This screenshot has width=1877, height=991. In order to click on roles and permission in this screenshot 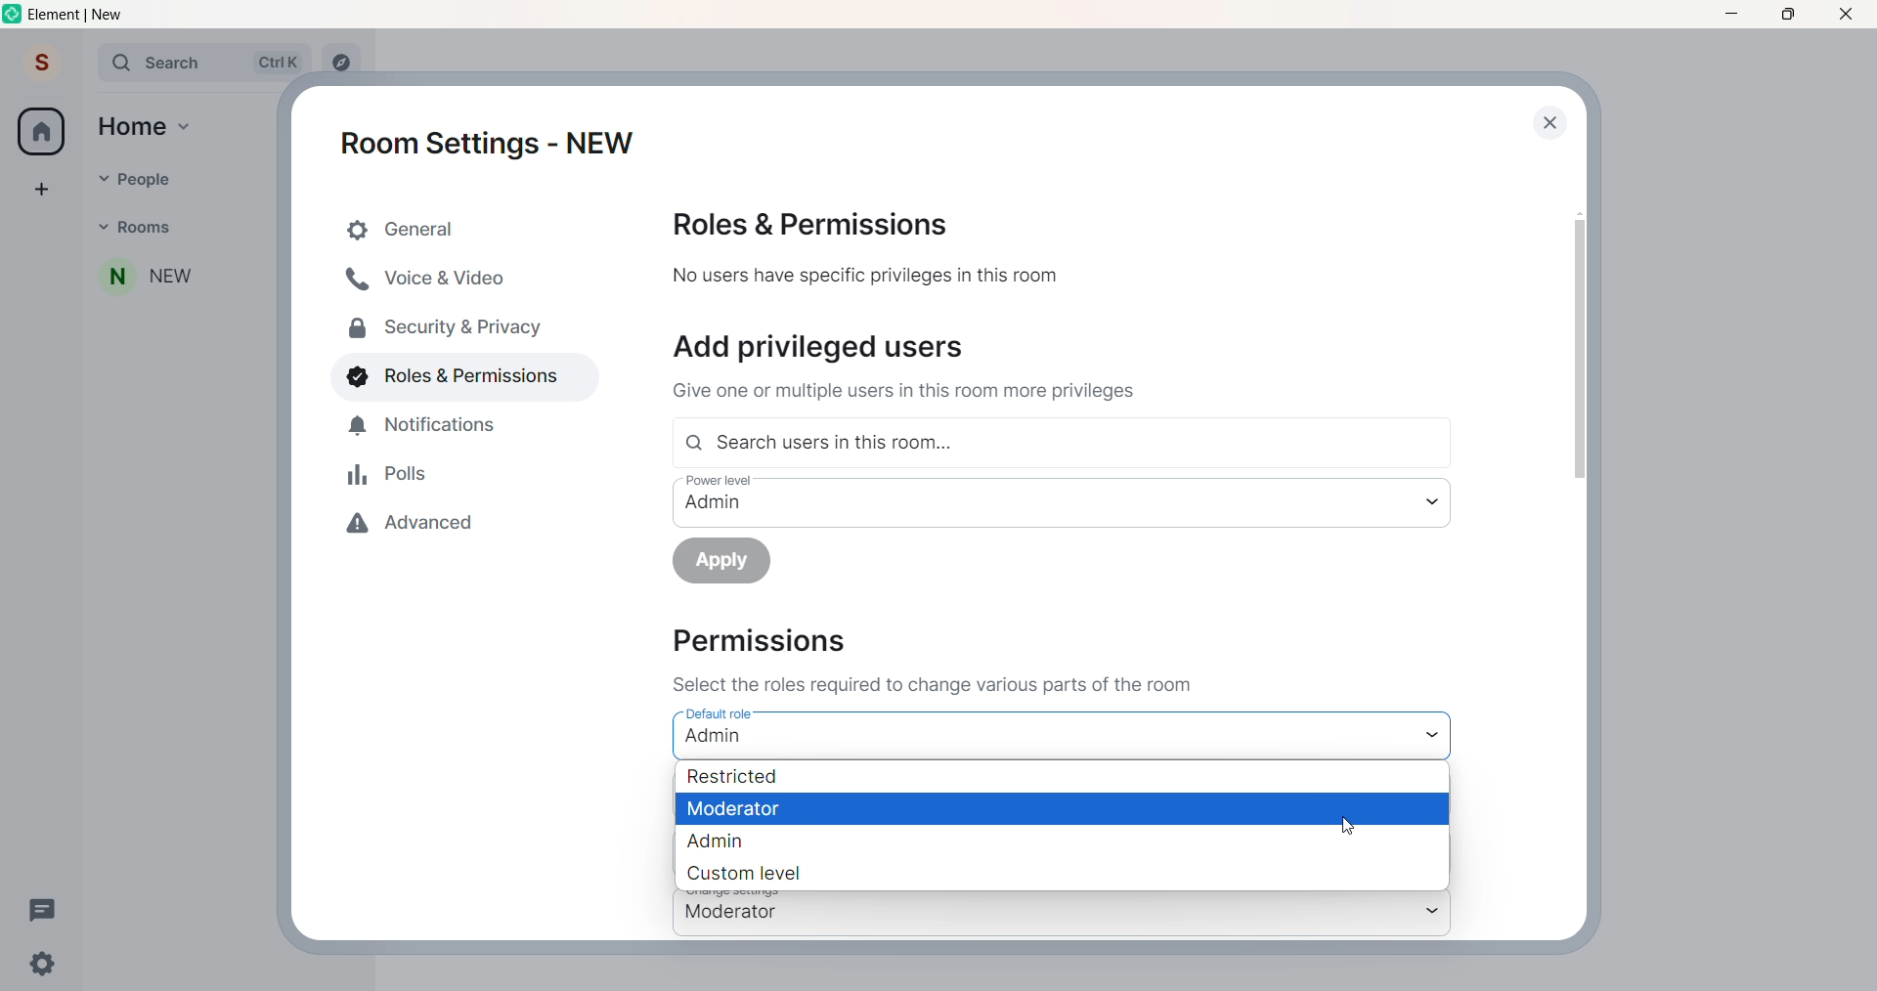, I will do `click(819, 224)`.